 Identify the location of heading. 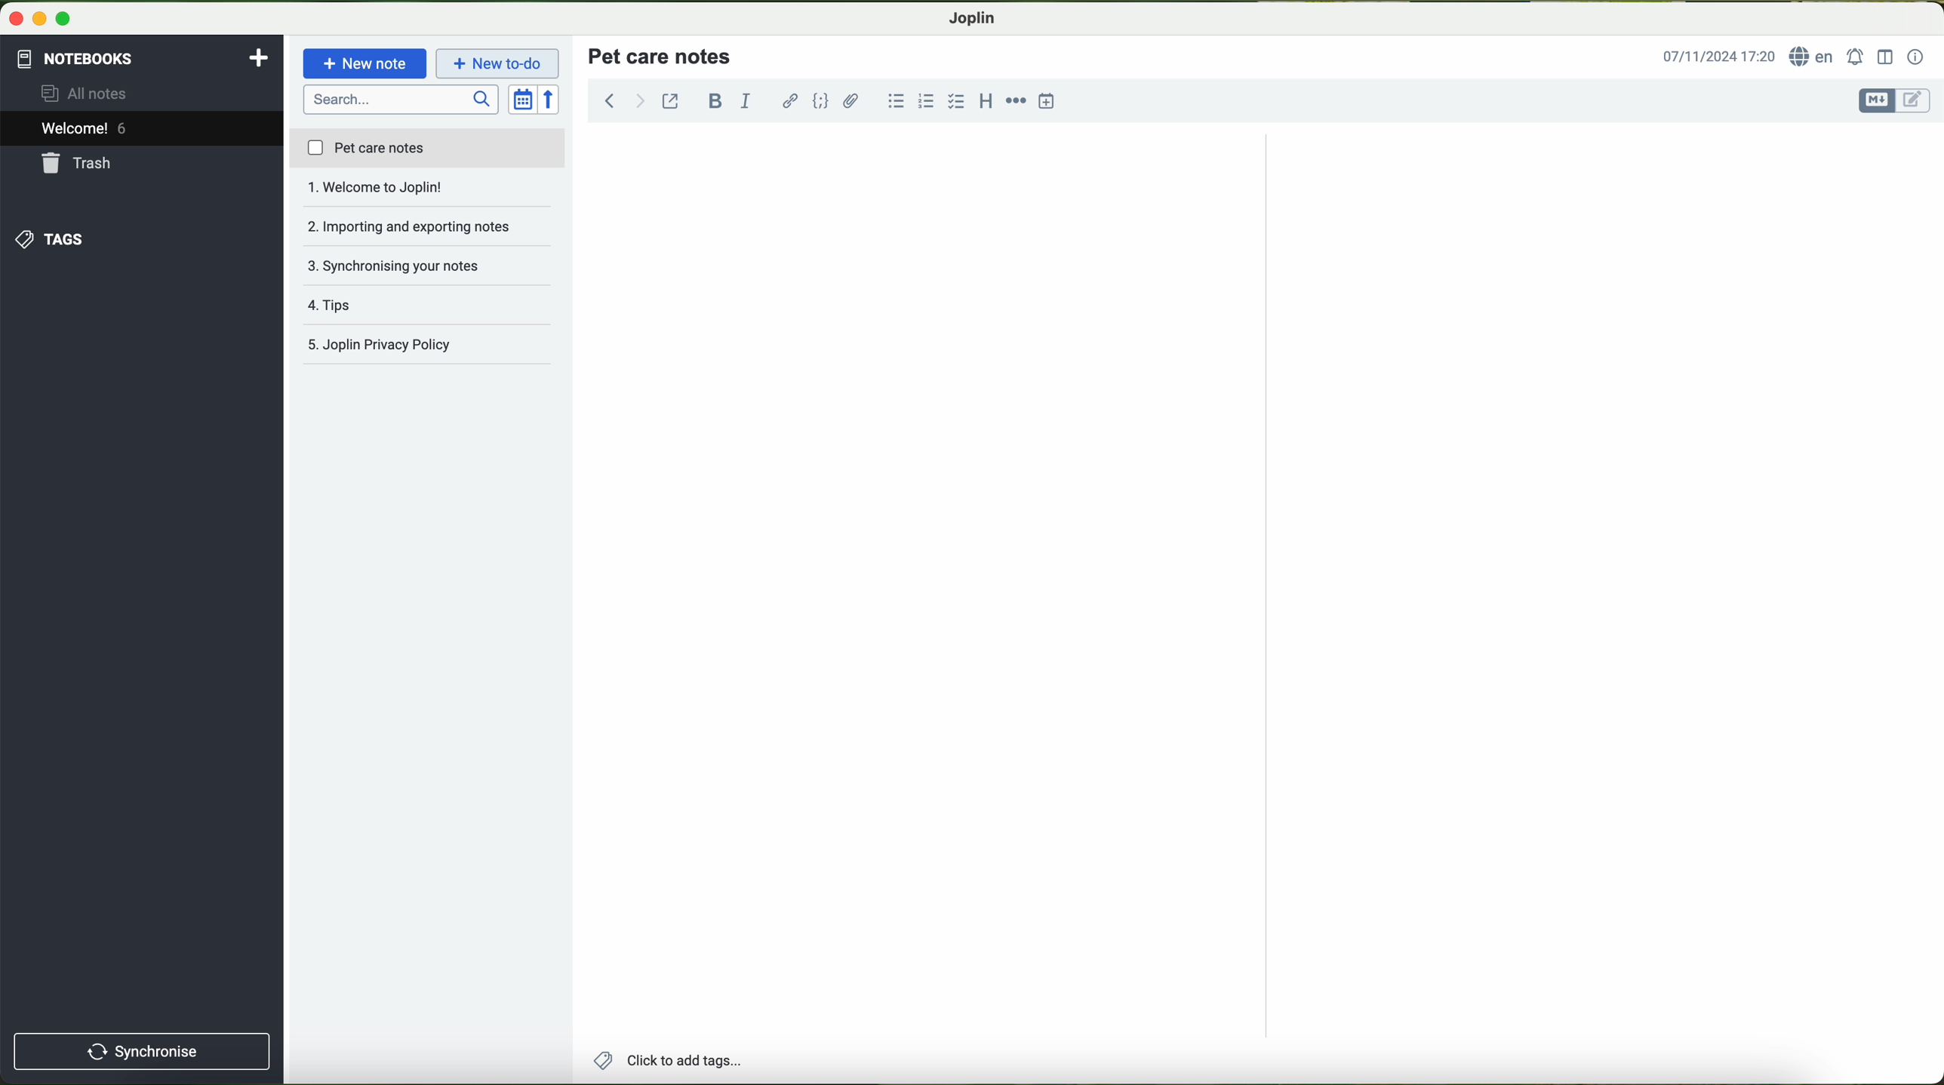
(987, 100).